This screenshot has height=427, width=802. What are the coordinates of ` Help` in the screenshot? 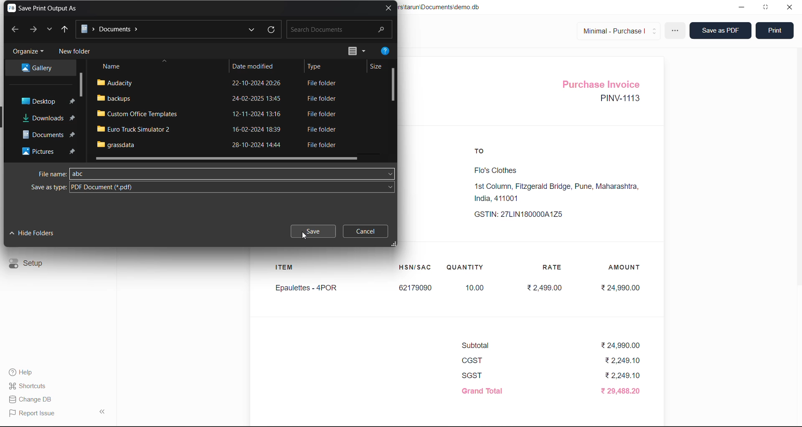 It's located at (28, 371).